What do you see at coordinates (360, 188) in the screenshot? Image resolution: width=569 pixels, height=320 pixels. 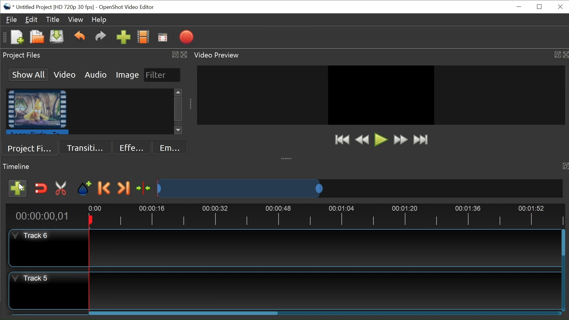 I see `Zoom Slider` at bounding box center [360, 188].